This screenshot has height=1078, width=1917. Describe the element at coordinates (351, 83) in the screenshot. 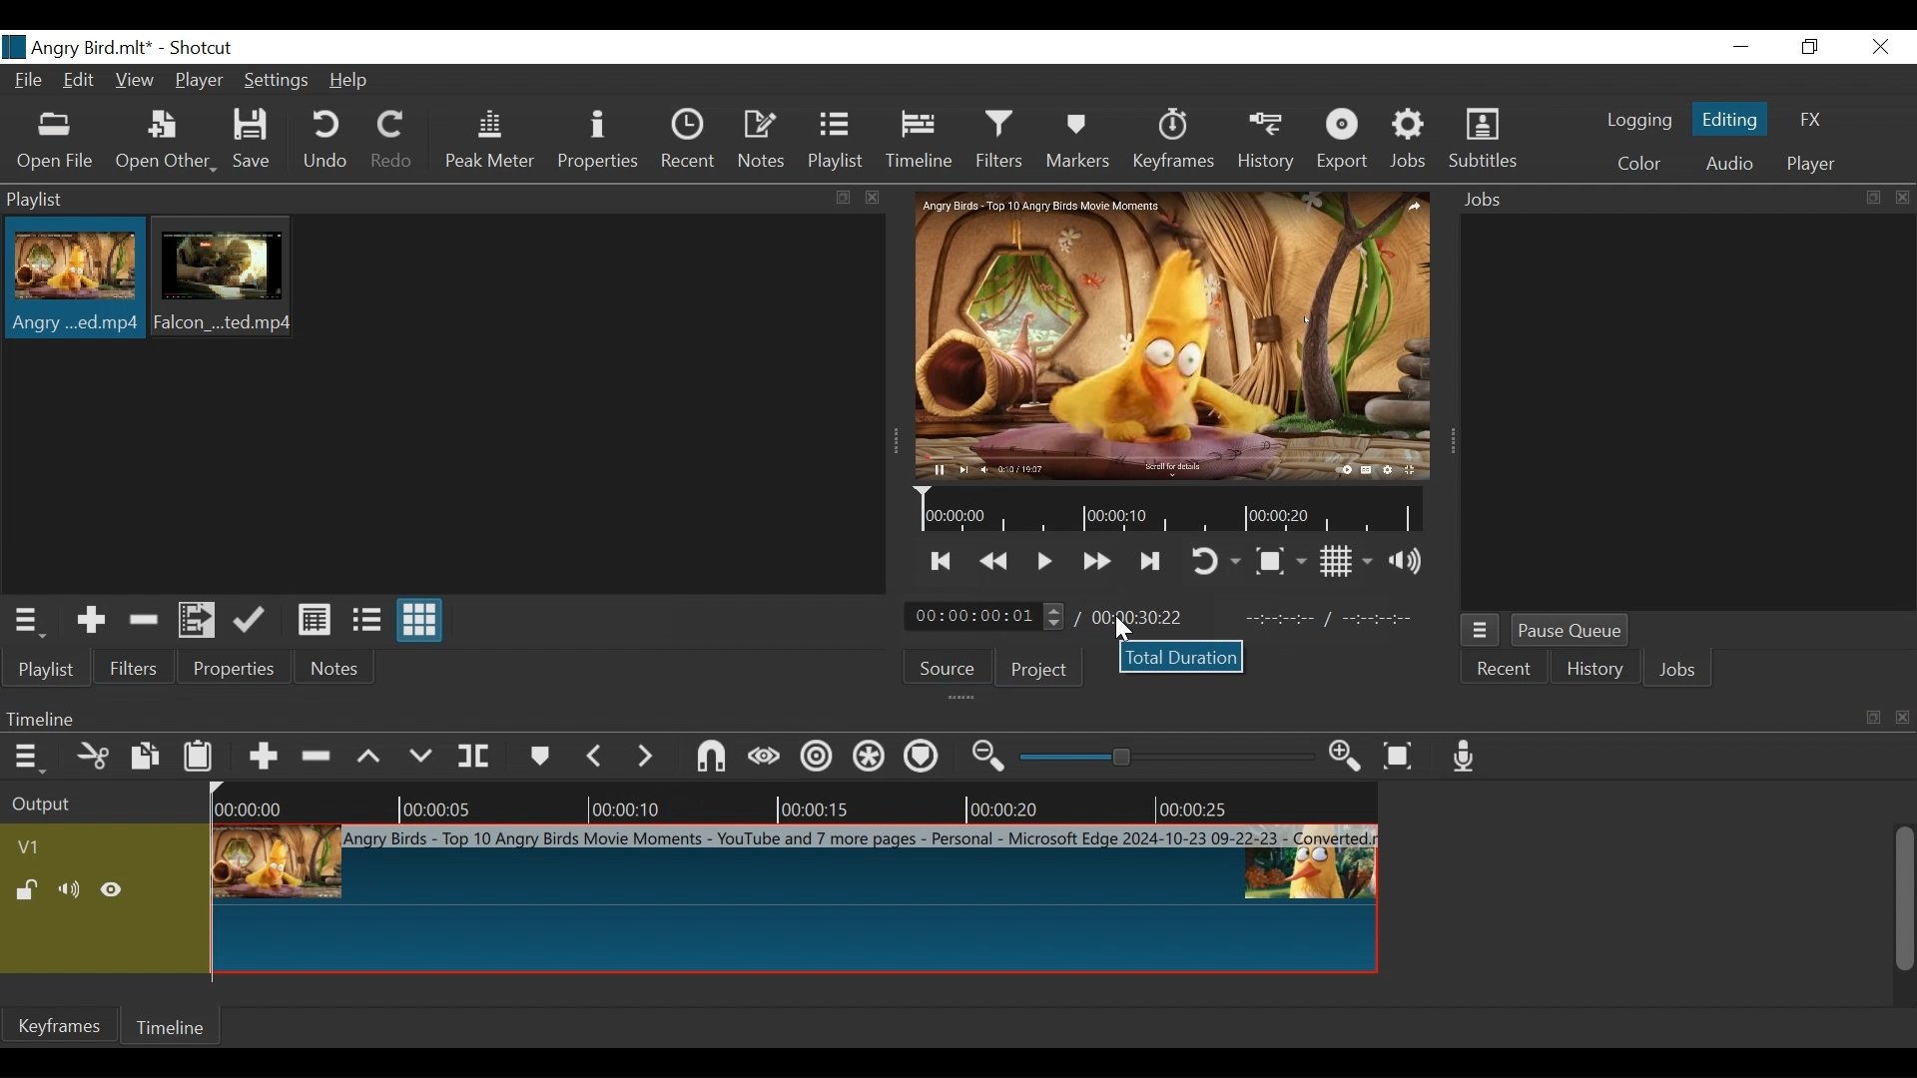

I see `Help` at that location.